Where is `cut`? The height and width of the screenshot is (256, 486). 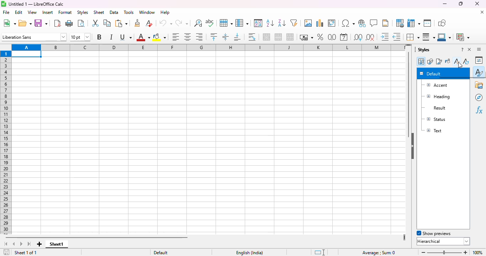 cut is located at coordinates (95, 23).